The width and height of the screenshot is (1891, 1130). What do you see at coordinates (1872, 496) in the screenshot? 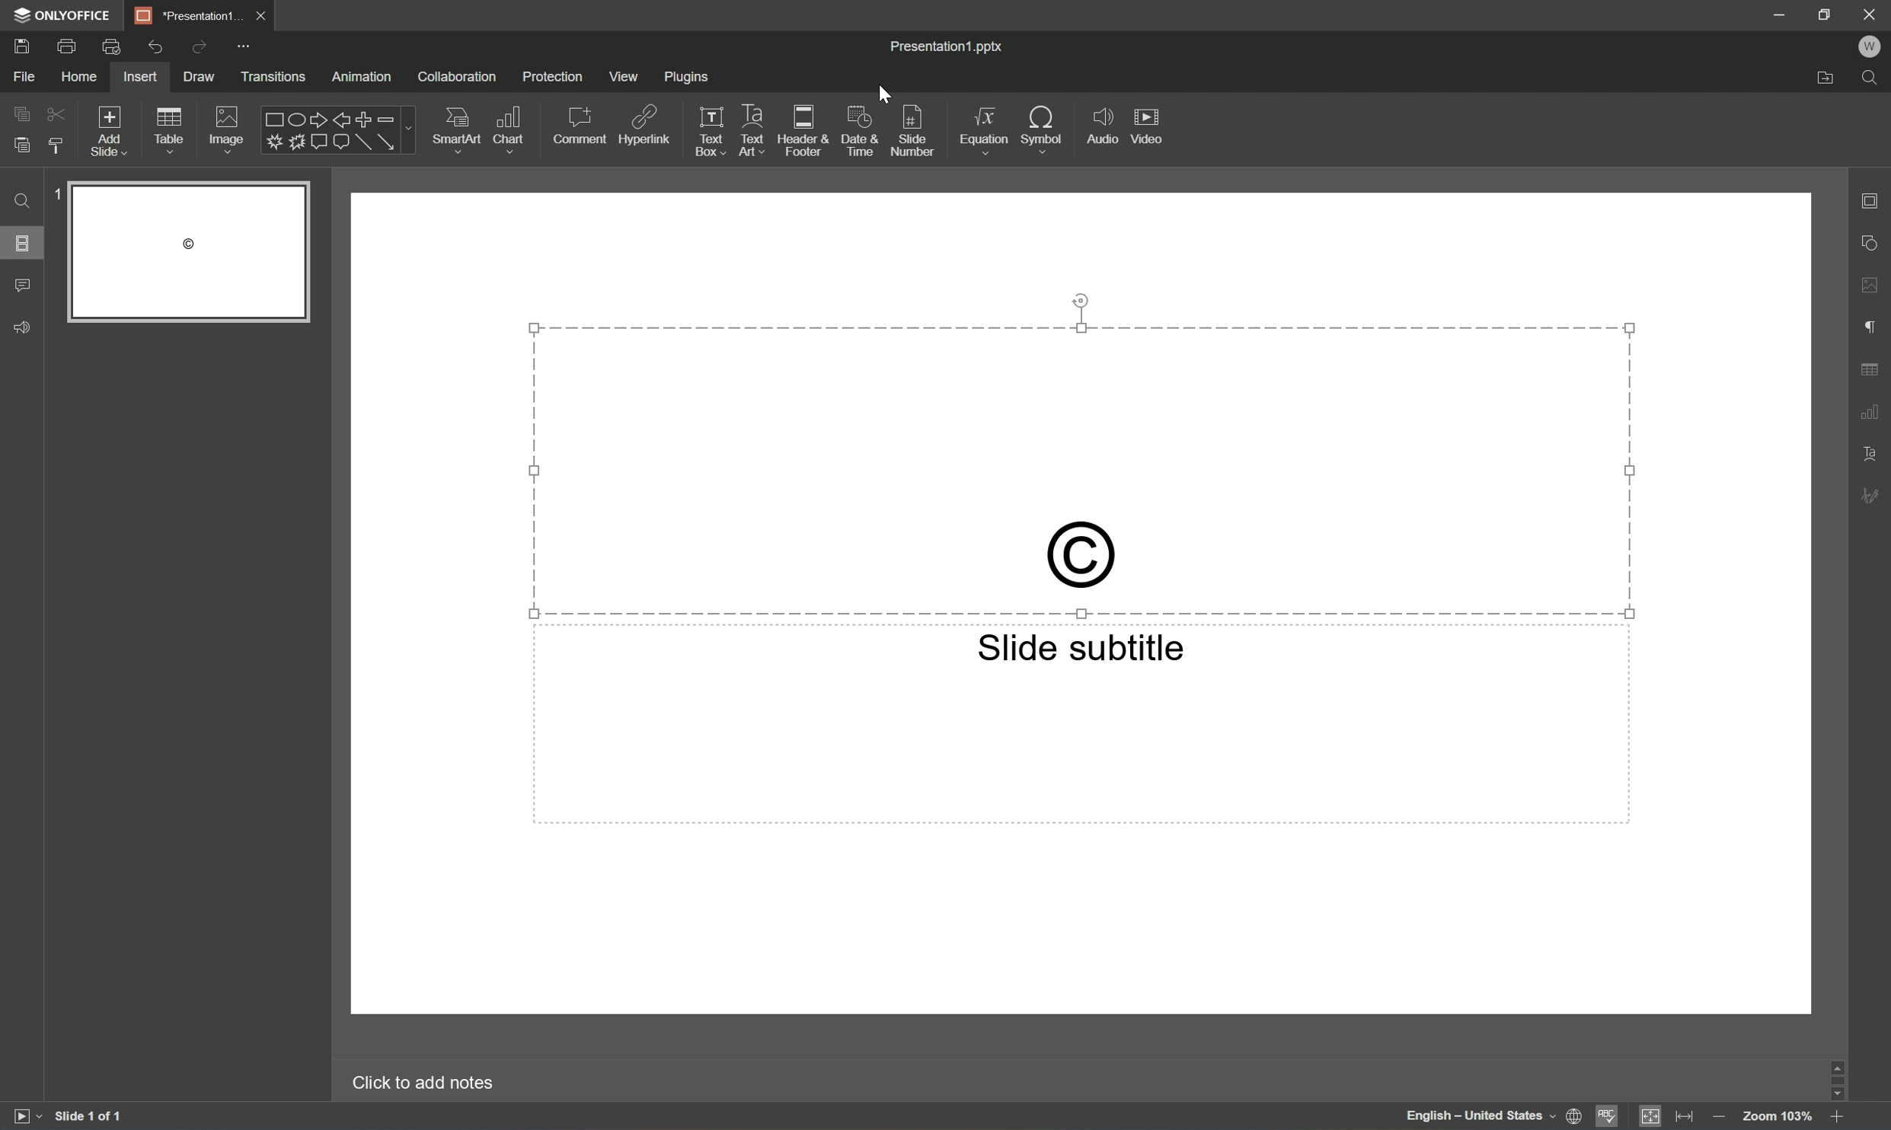
I see `Signature settings` at bounding box center [1872, 496].